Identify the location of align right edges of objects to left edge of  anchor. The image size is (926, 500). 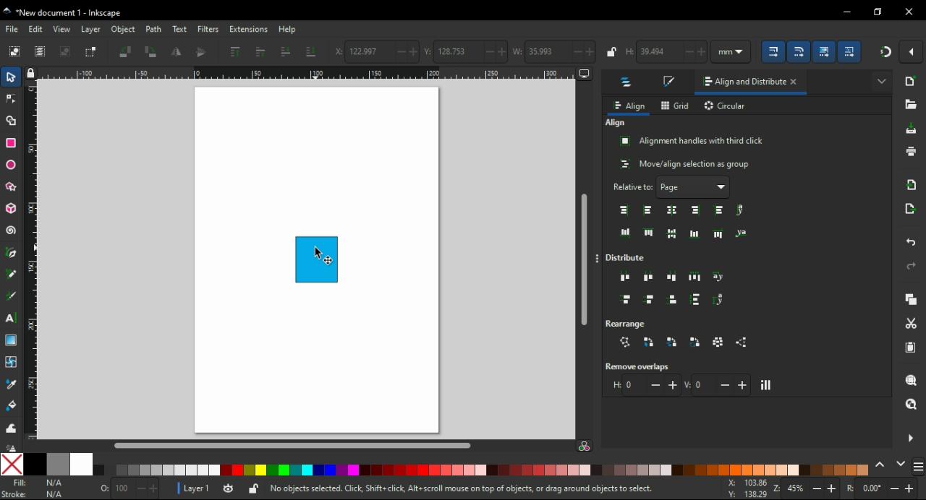
(624, 210).